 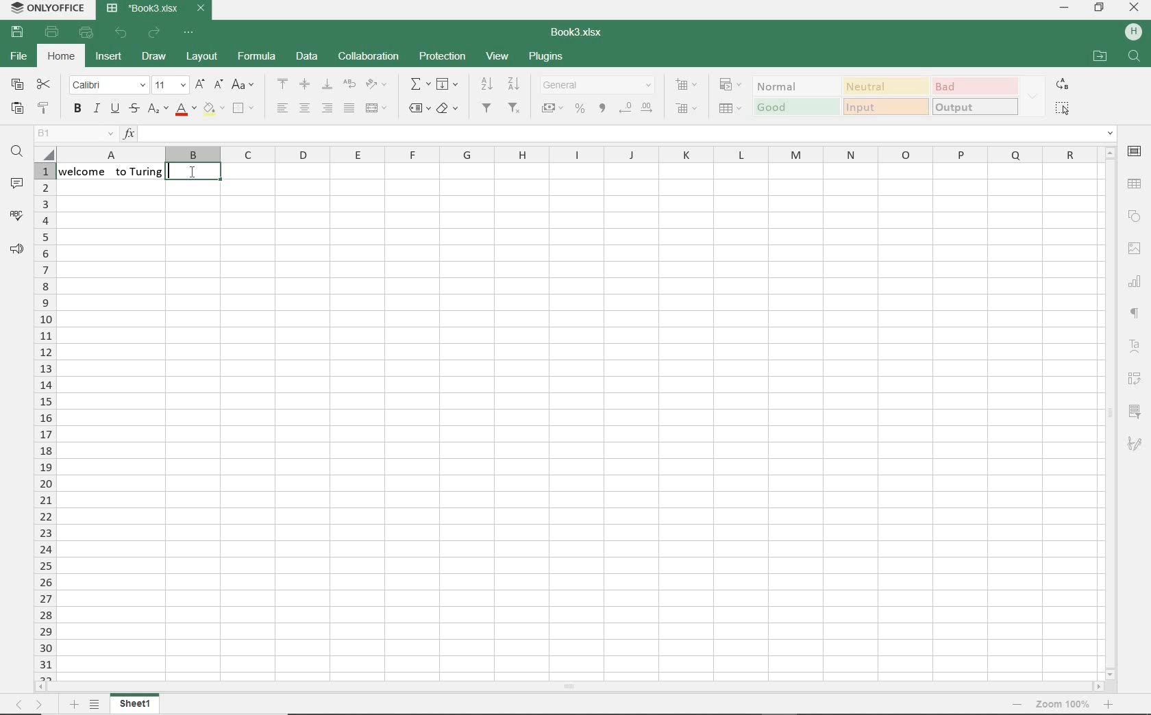 What do you see at coordinates (75, 134) in the screenshot?
I see `name manager` at bounding box center [75, 134].